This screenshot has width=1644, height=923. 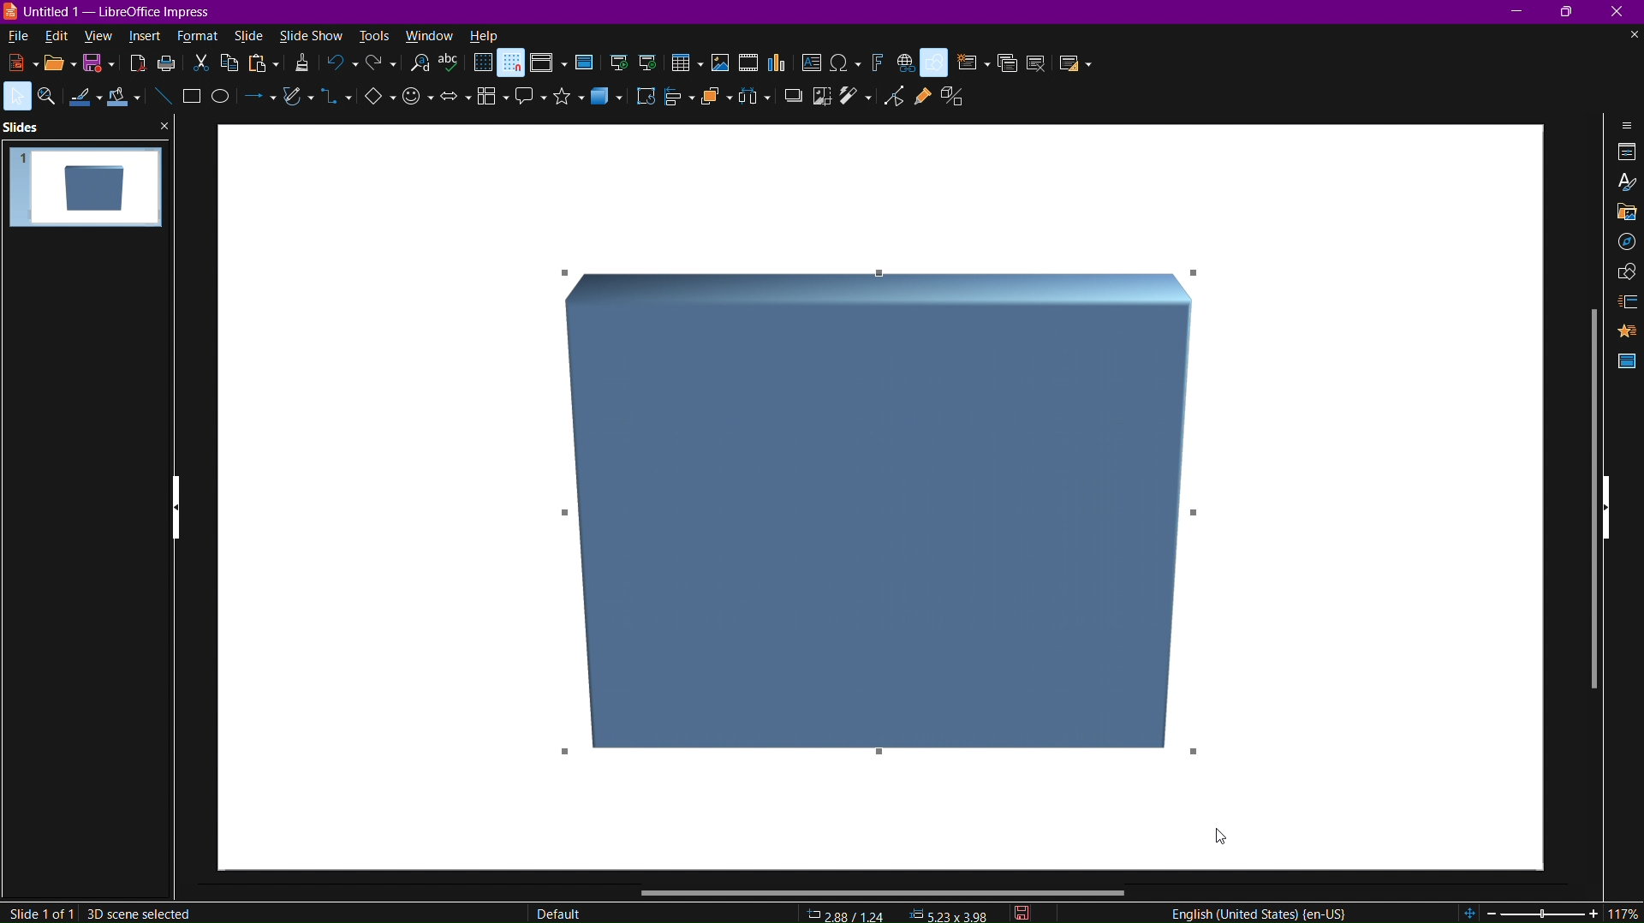 What do you see at coordinates (512, 64) in the screenshot?
I see `Snap to Grid` at bounding box center [512, 64].